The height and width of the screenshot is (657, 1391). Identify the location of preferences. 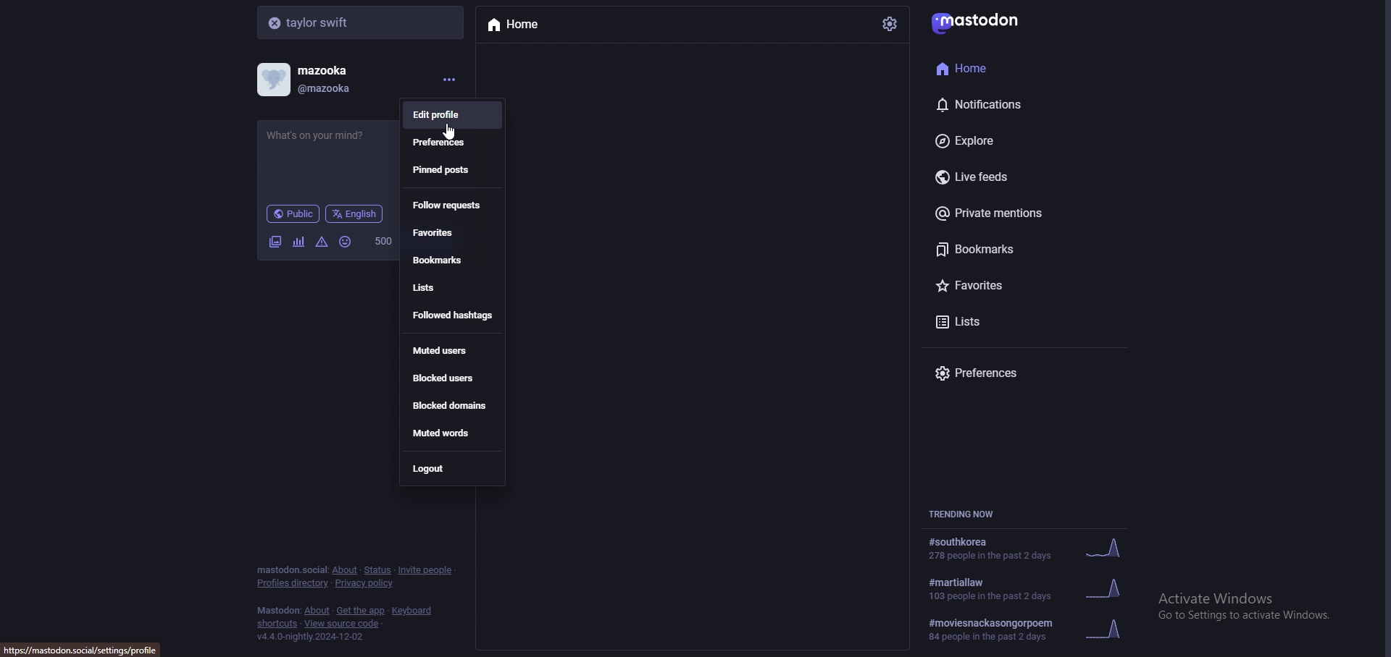
(1006, 374).